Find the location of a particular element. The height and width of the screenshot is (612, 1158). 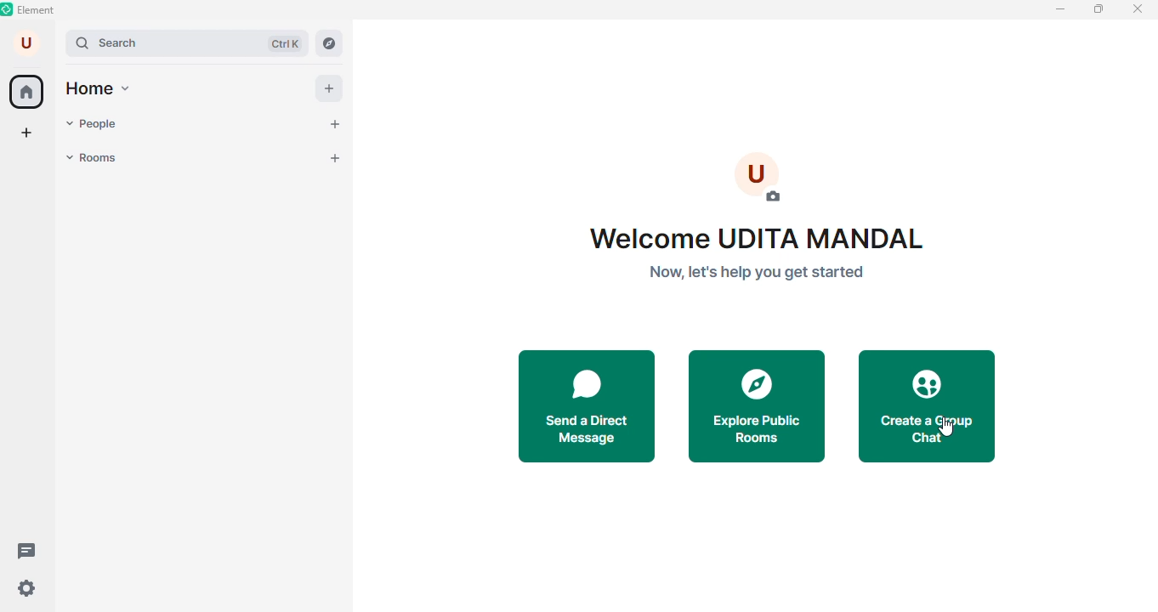

account is located at coordinates (27, 44).